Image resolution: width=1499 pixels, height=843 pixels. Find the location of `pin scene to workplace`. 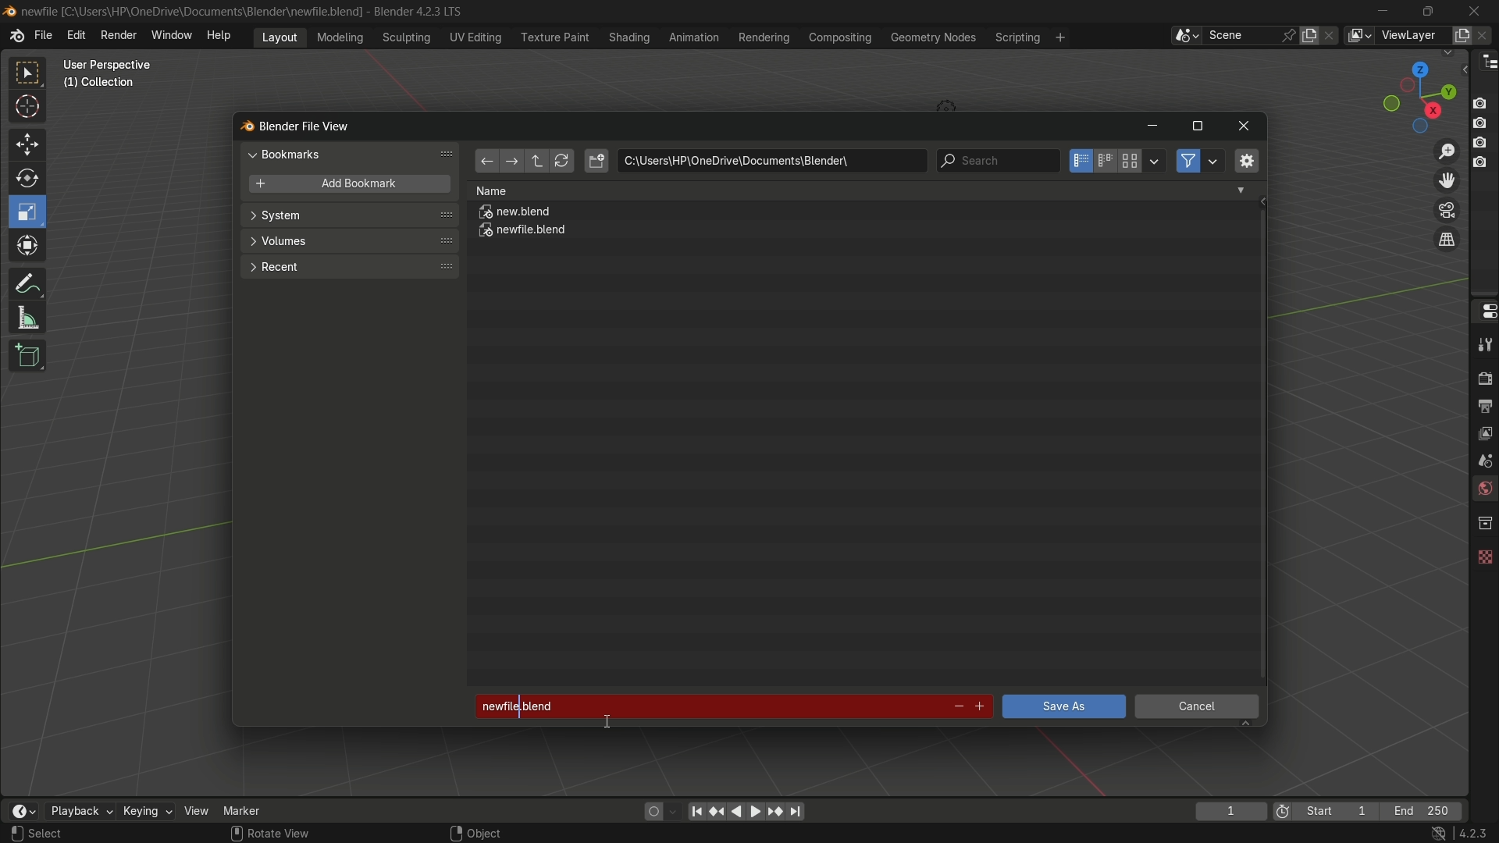

pin scene to workplace is located at coordinates (1291, 35).